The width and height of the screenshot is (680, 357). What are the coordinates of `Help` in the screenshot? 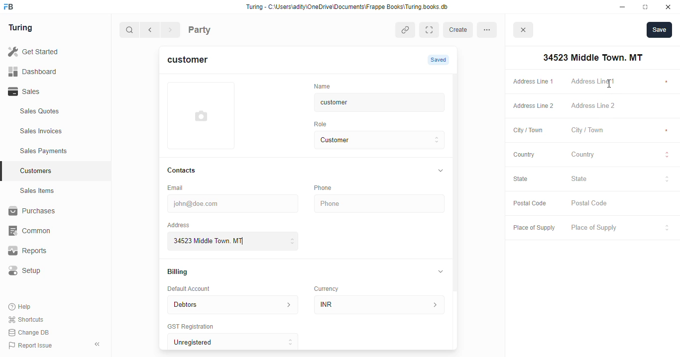 It's located at (21, 307).